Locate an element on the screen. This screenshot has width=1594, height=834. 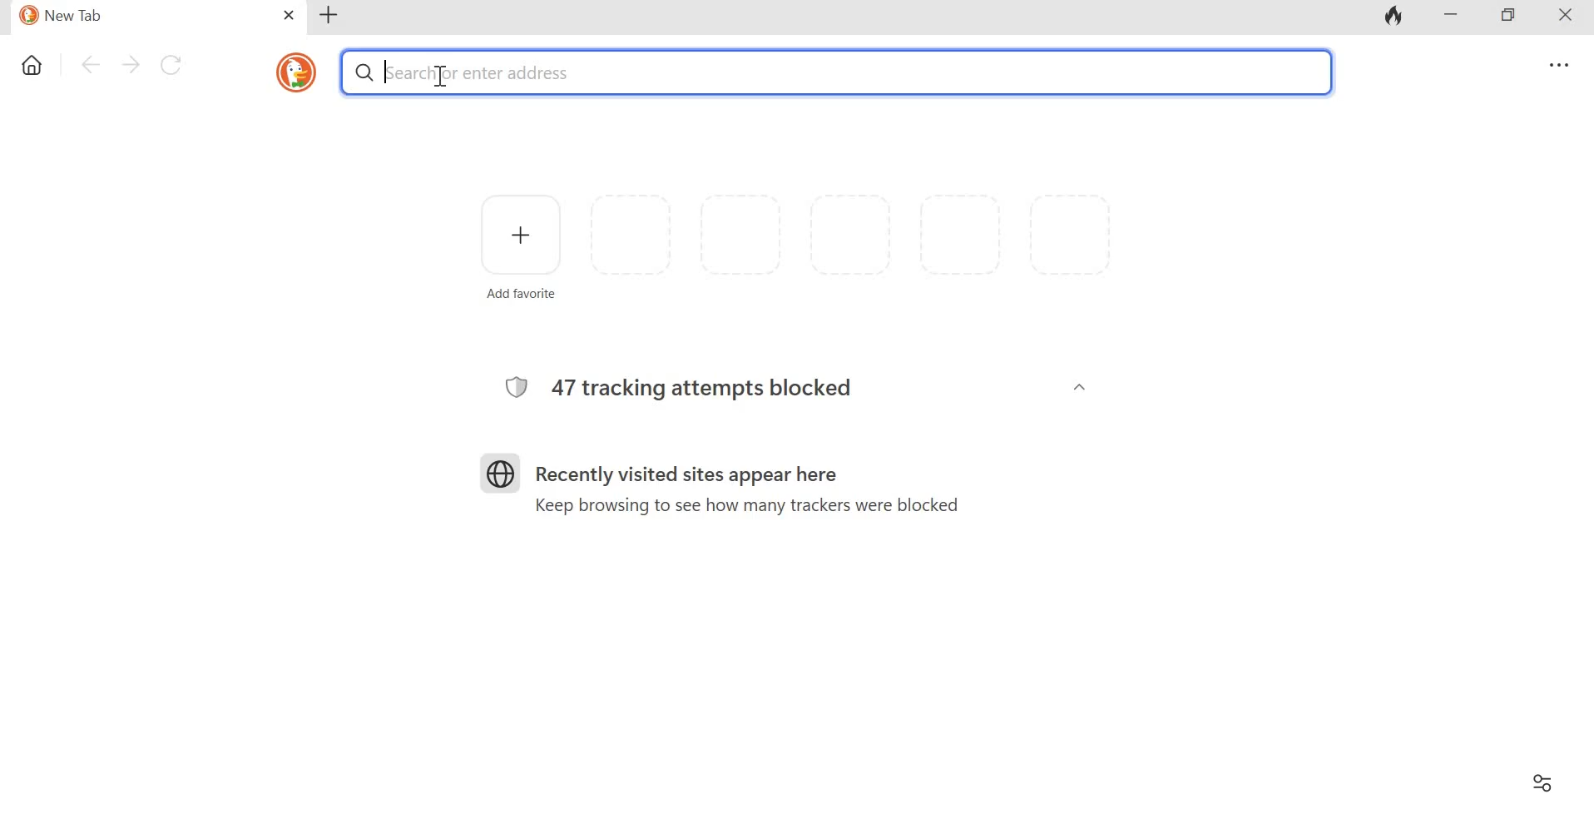
Maximize is located at coordinates (1516, 17).